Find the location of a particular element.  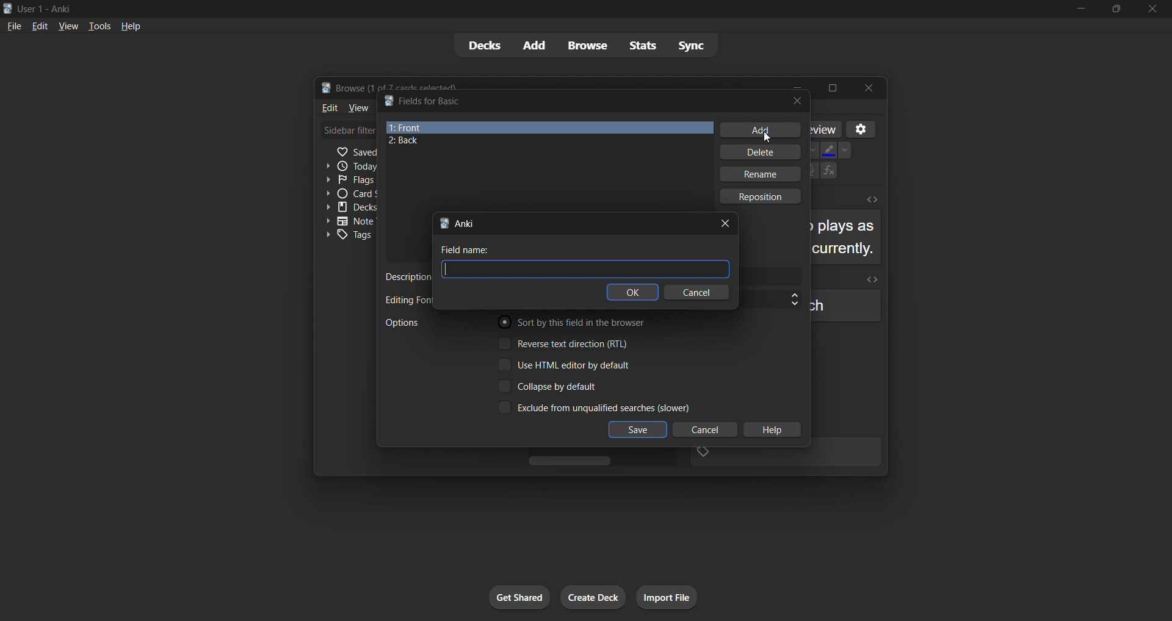

Options is located at coordinates (423, 323).